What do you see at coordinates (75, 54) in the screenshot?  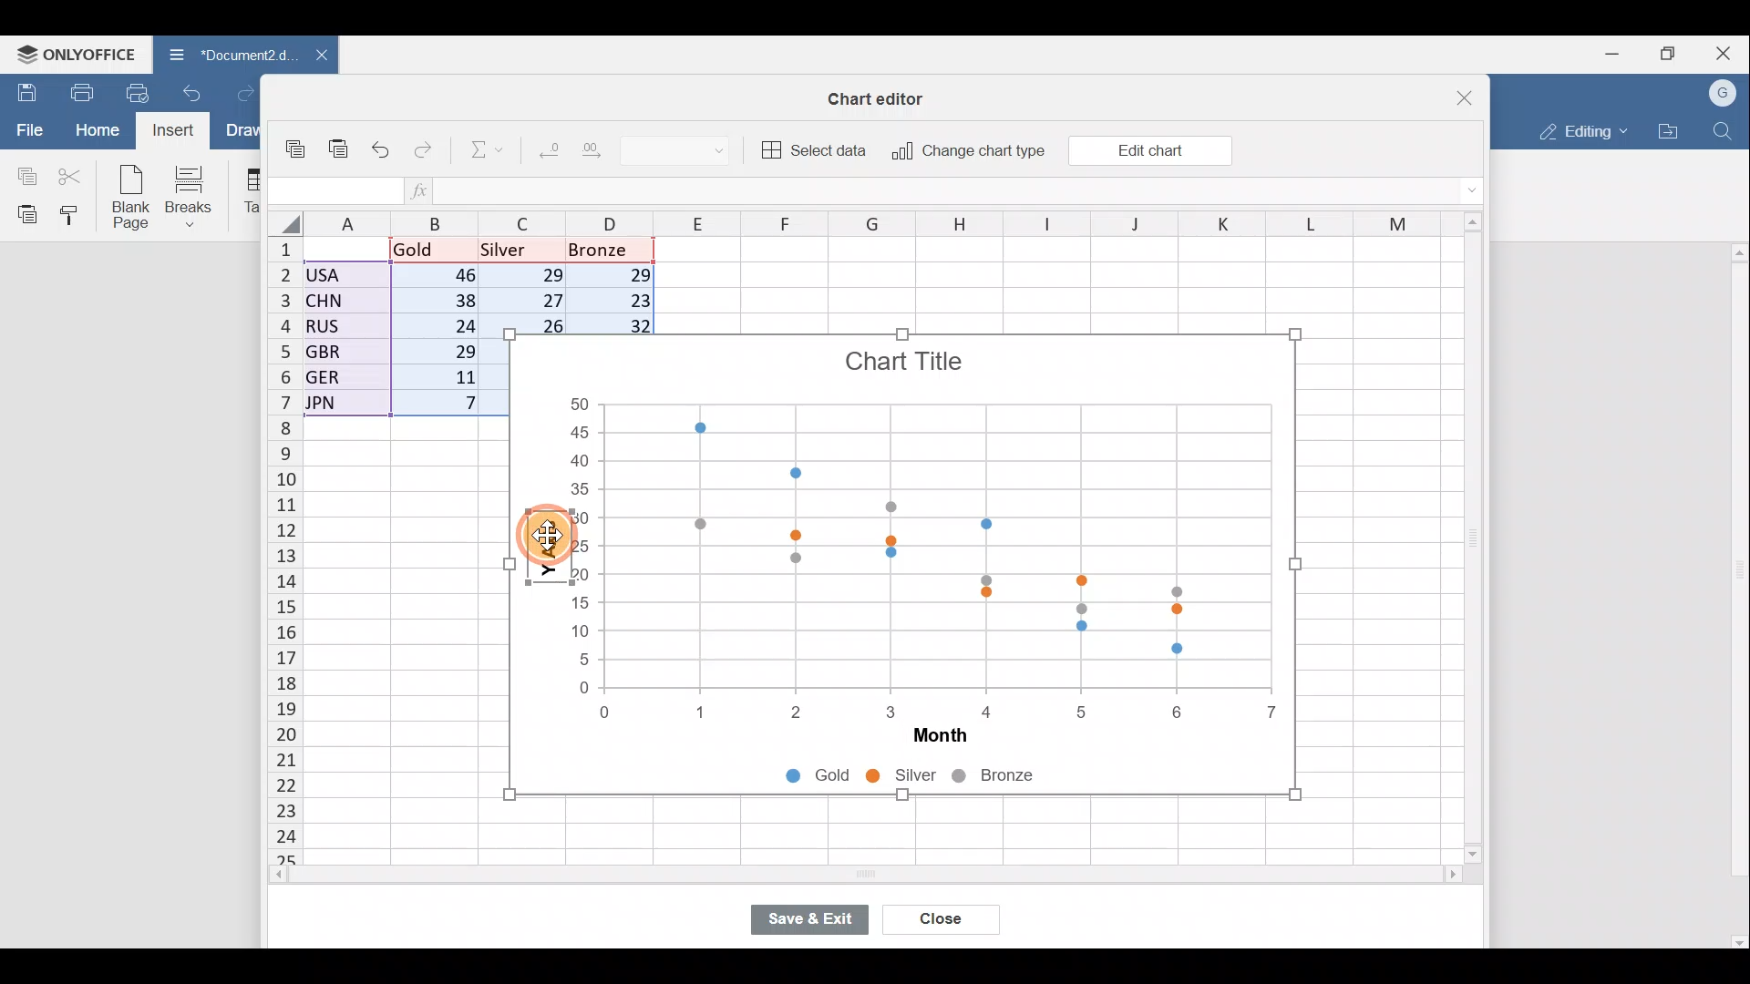 I see `ONLYOFFICE Menu` at bounding box center [75, 54].